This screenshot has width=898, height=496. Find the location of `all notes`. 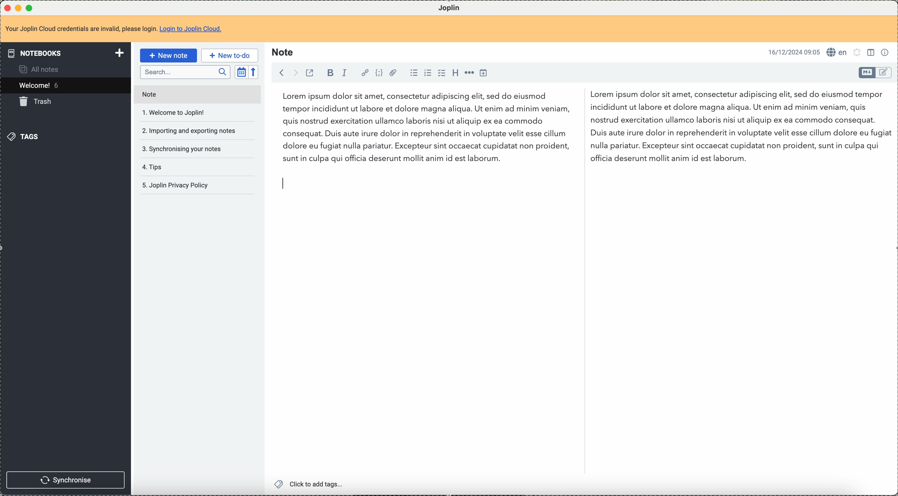

all notes is located at coordinates (43, 68).